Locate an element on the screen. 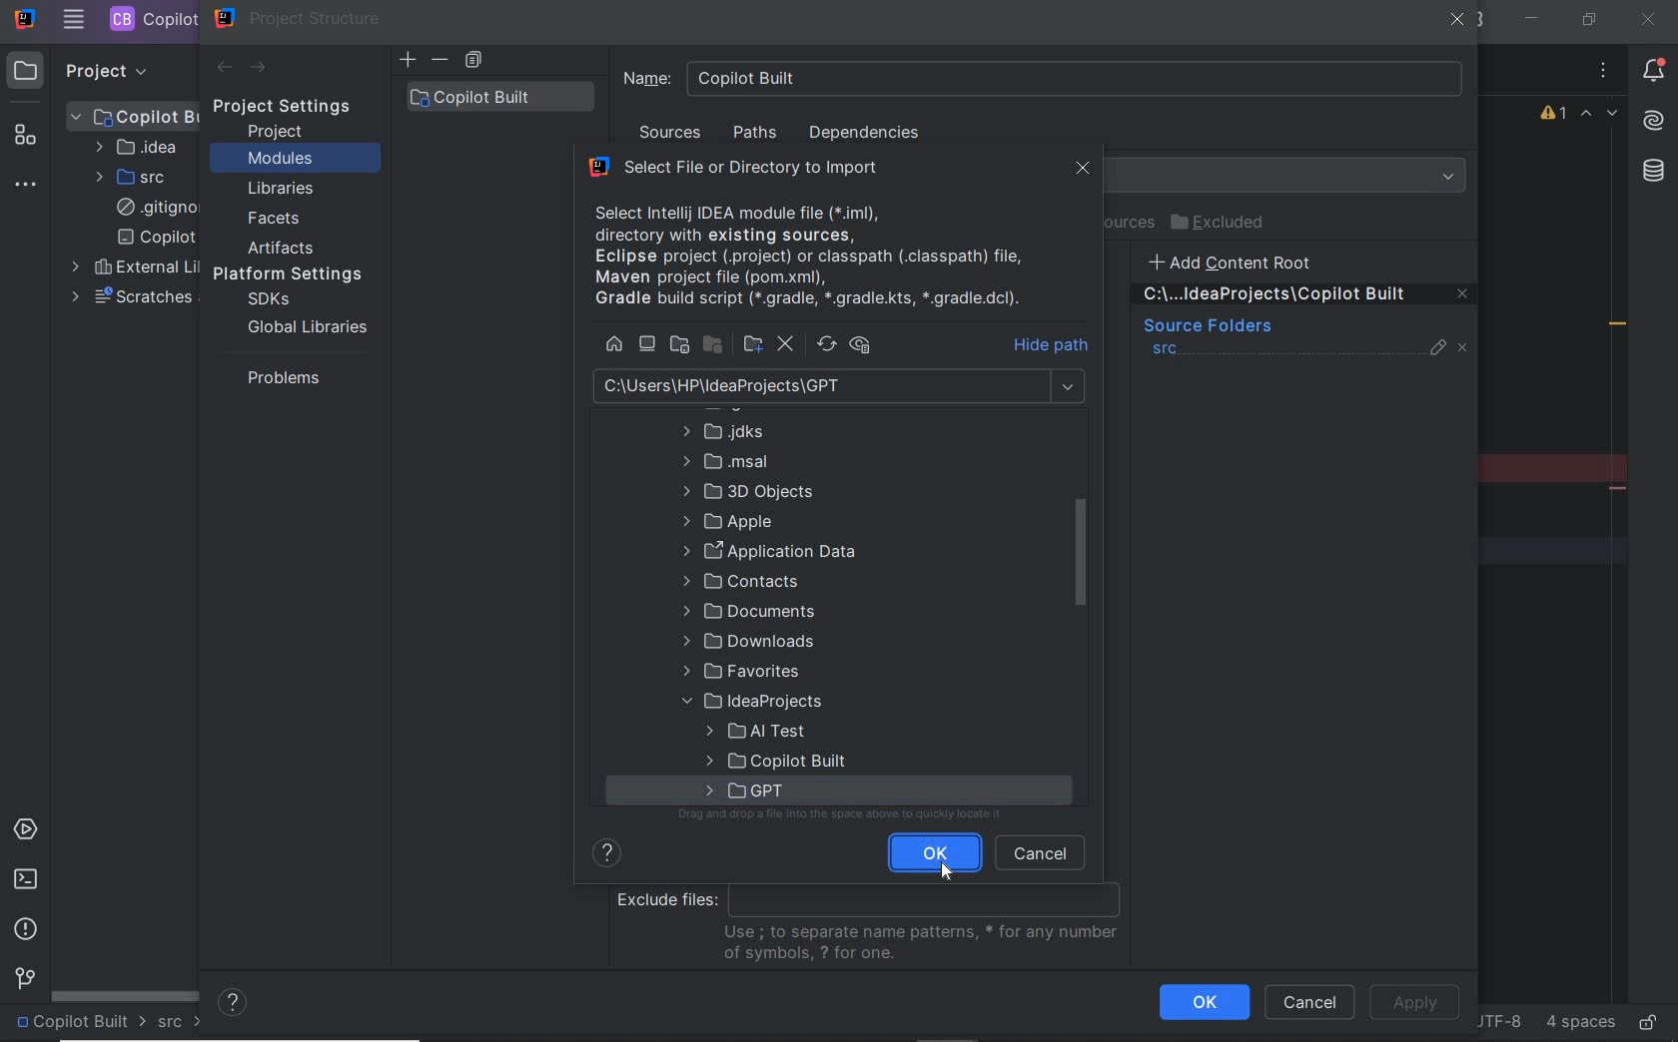 This screenshot has height=1042, width=1678. project is located at coordinates (277, 132).